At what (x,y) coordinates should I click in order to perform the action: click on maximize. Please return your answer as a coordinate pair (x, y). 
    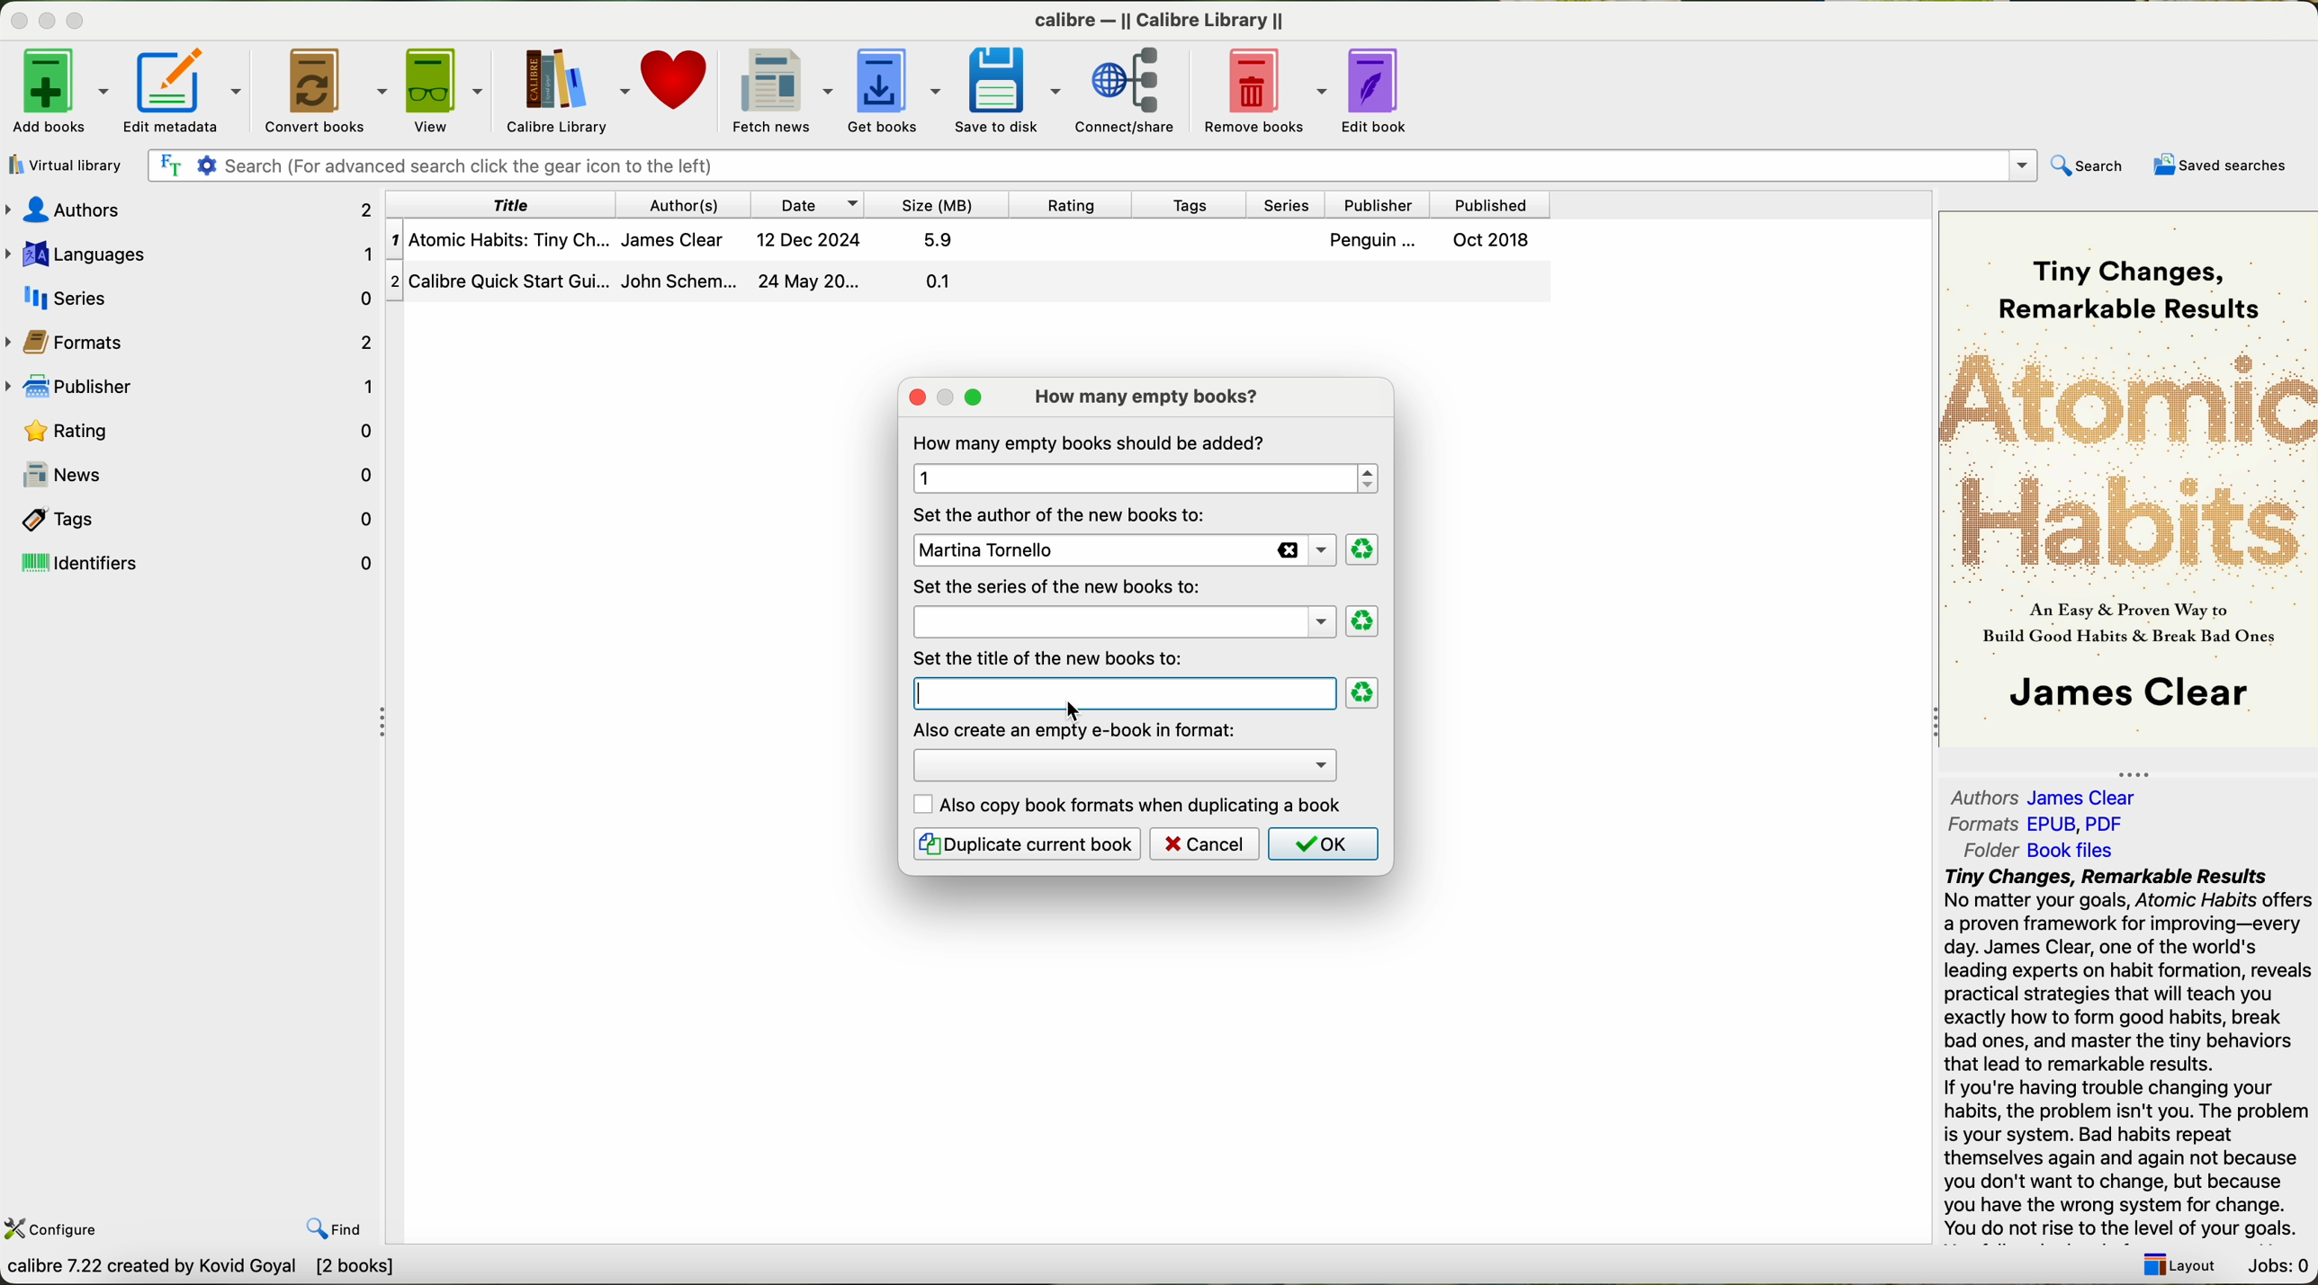
    Looking at the image, I should click on (975, 398).